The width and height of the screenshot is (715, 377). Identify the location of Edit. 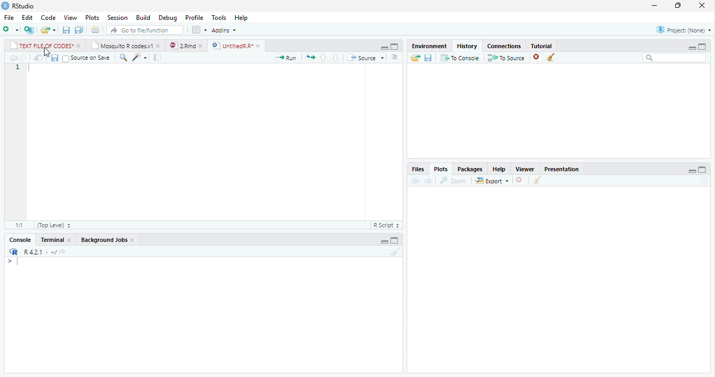
(27, 18).